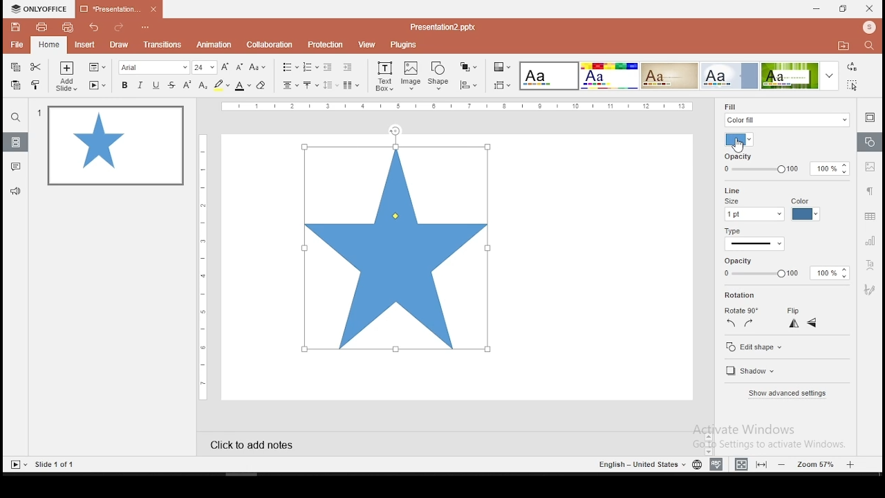  What do you see at coordinates (869, 190) in the screenshot?
I see `paragraph settings` at bounding box center [869, 190].